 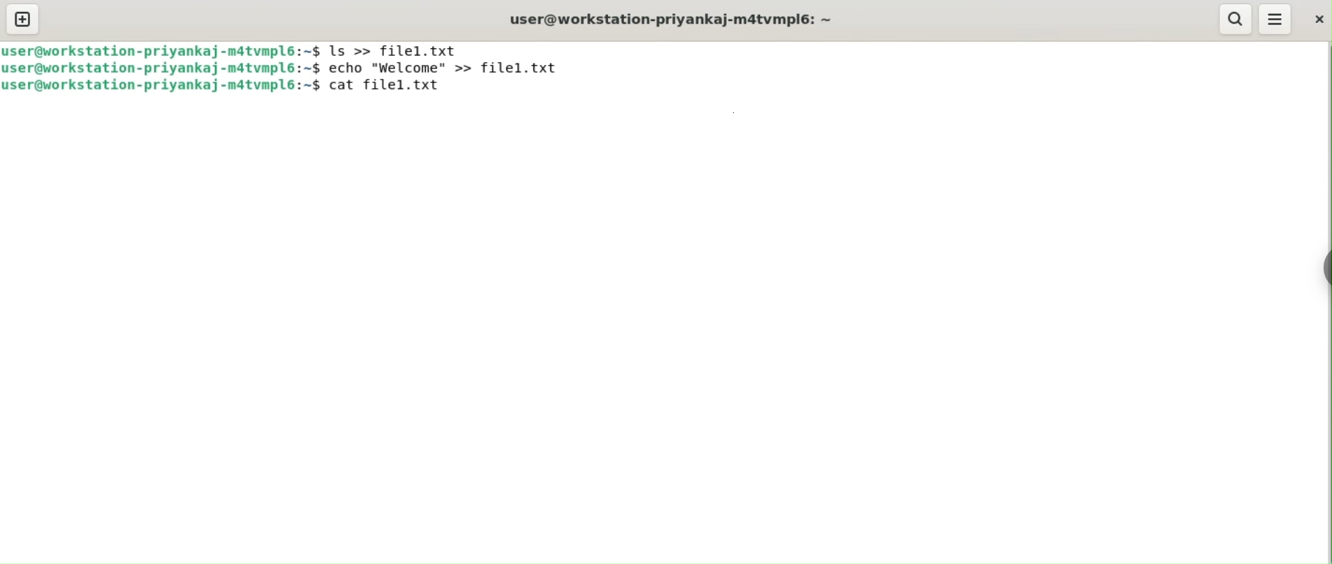 What do you see at coordinates (163, 68) in the screenshot?
I see `user@workstation-priyankaj-m4tvmpl6: ~$` at bounding box center [163, 68].